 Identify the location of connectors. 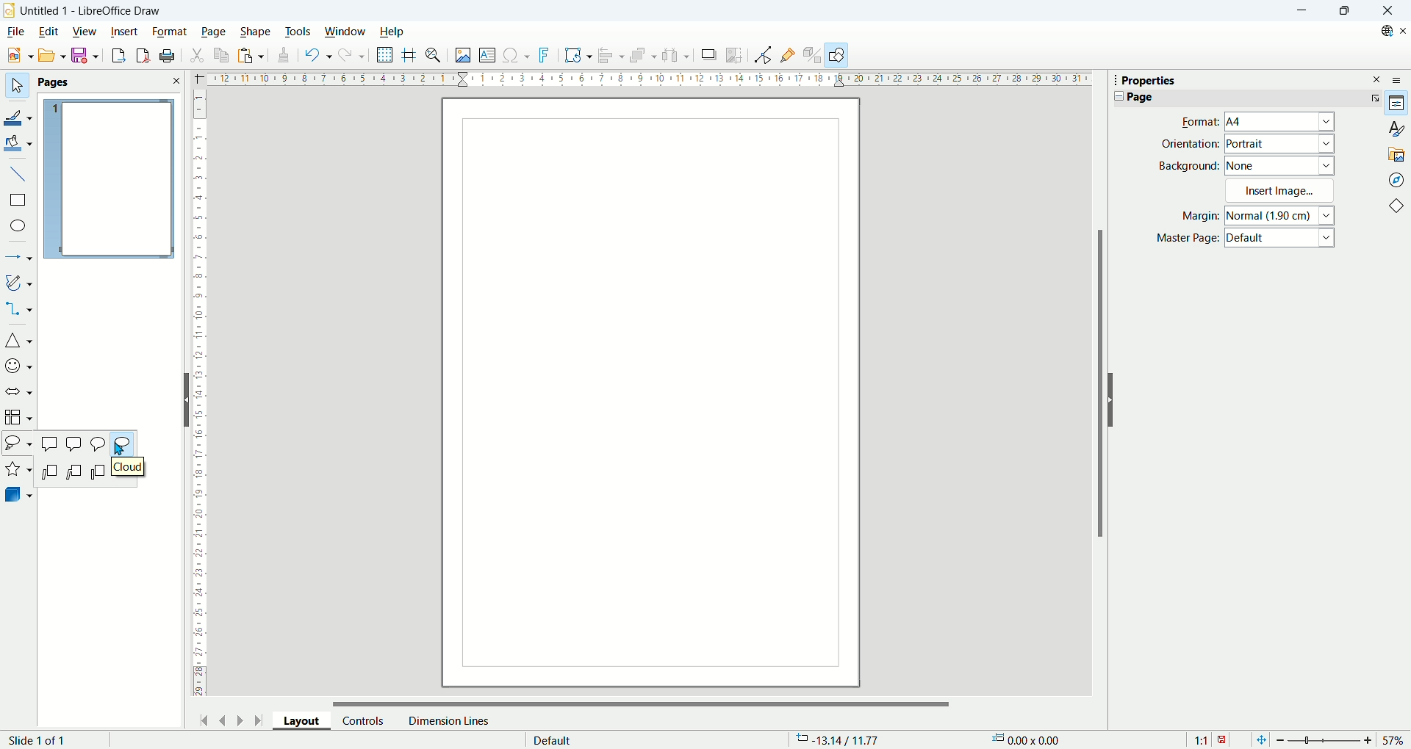
(18, 310).